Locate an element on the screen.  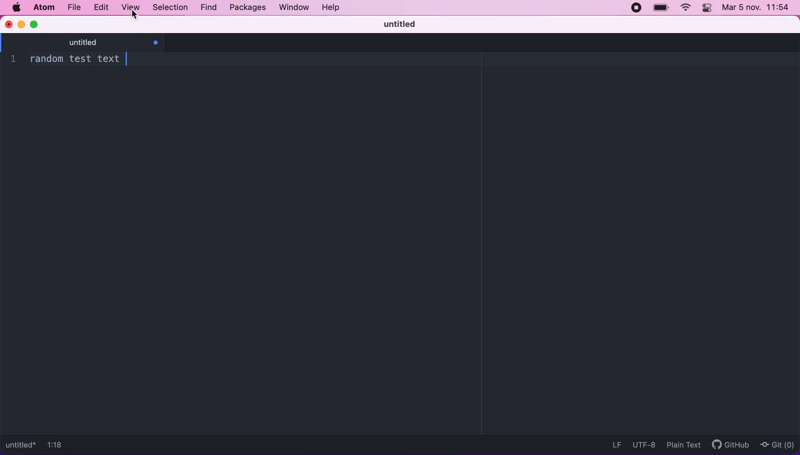
LF is located at coordinates (615, 444).